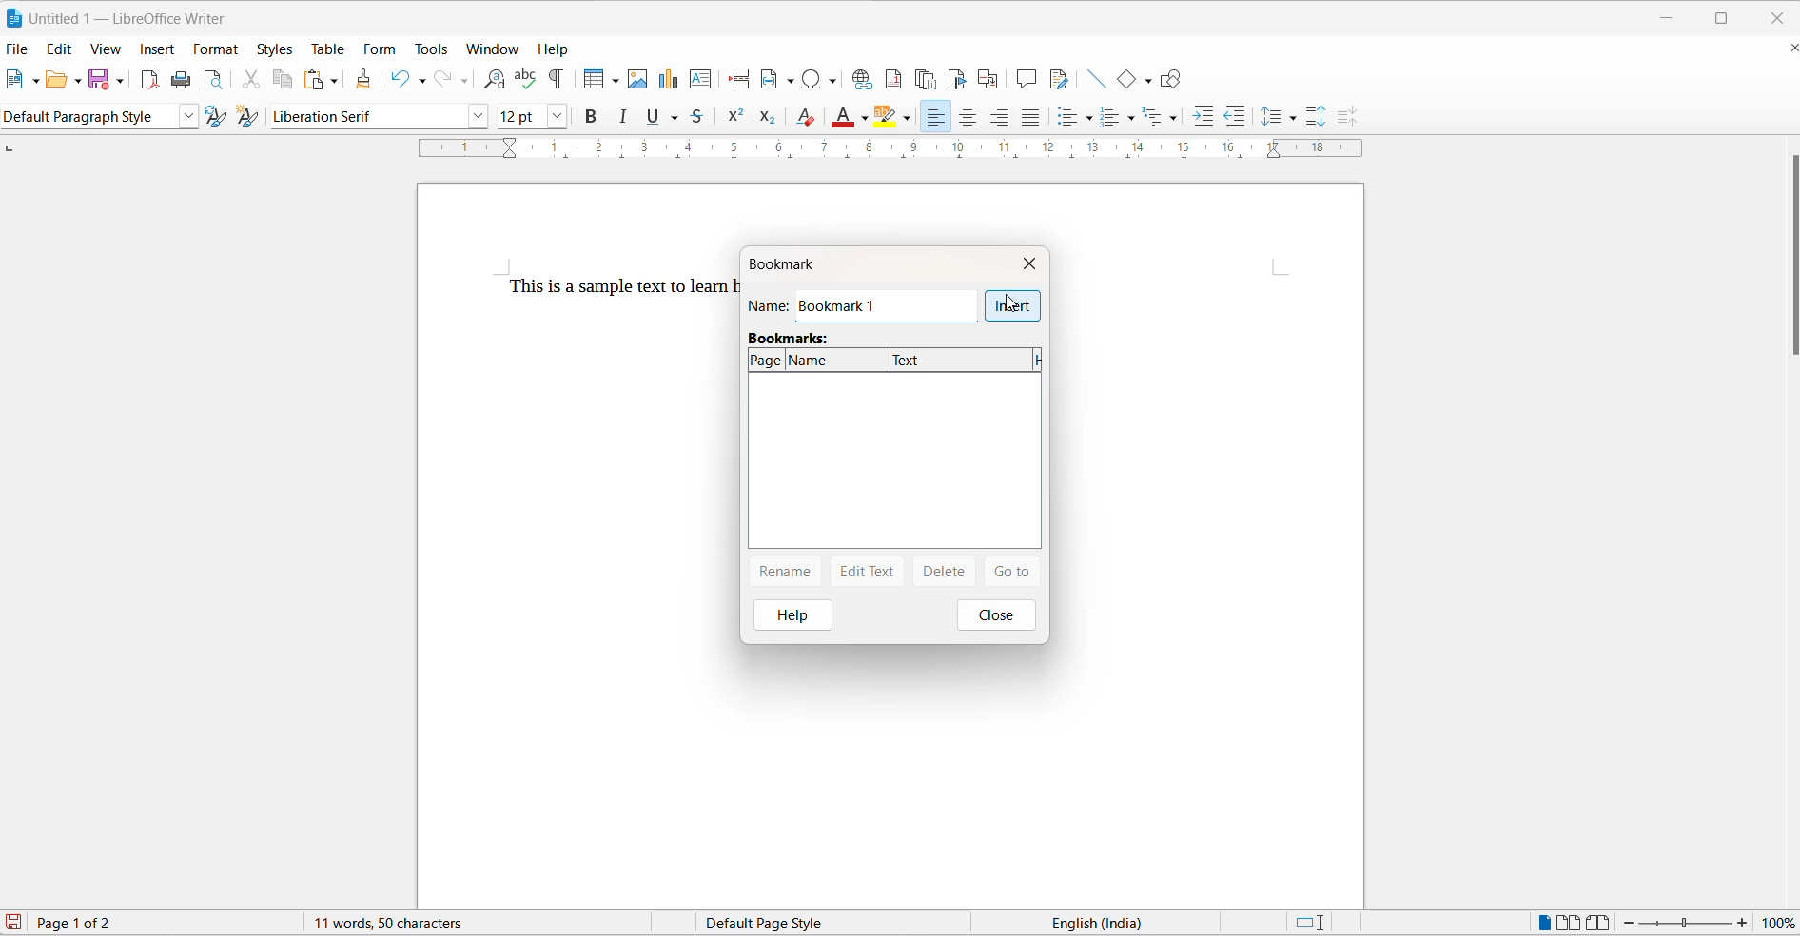 The height and width of the screenshot is (936, 1800). What do you see at coordinates (890, 118) in the screenshot?
I see `character highlight icon` at bounding box center [890, 118].